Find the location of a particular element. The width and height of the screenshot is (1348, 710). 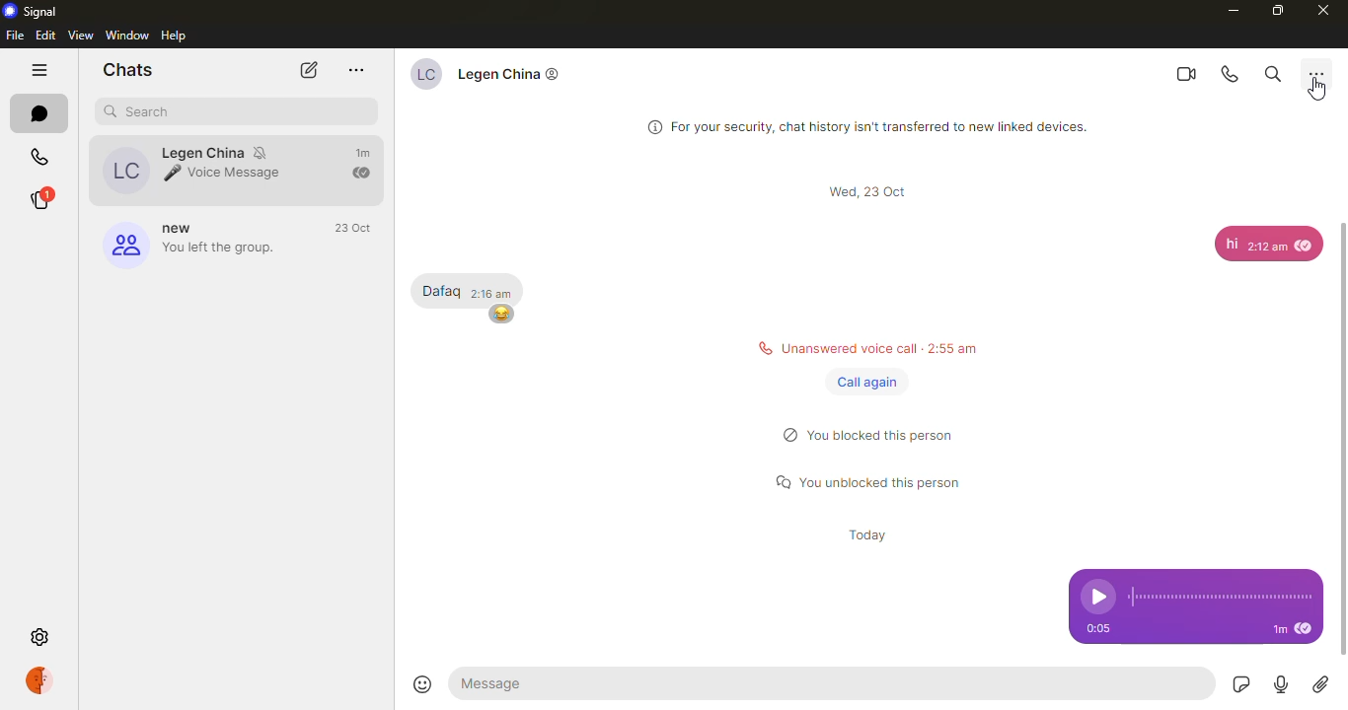

time is located at coordinates (495, 294).